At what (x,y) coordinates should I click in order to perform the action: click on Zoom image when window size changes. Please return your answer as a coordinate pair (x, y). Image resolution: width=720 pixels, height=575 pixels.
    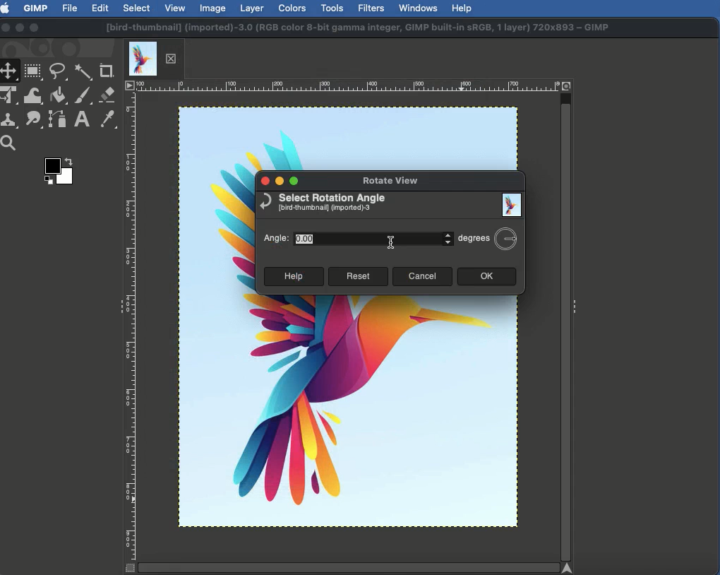
    Looking at the image, I should click on (568, 85).